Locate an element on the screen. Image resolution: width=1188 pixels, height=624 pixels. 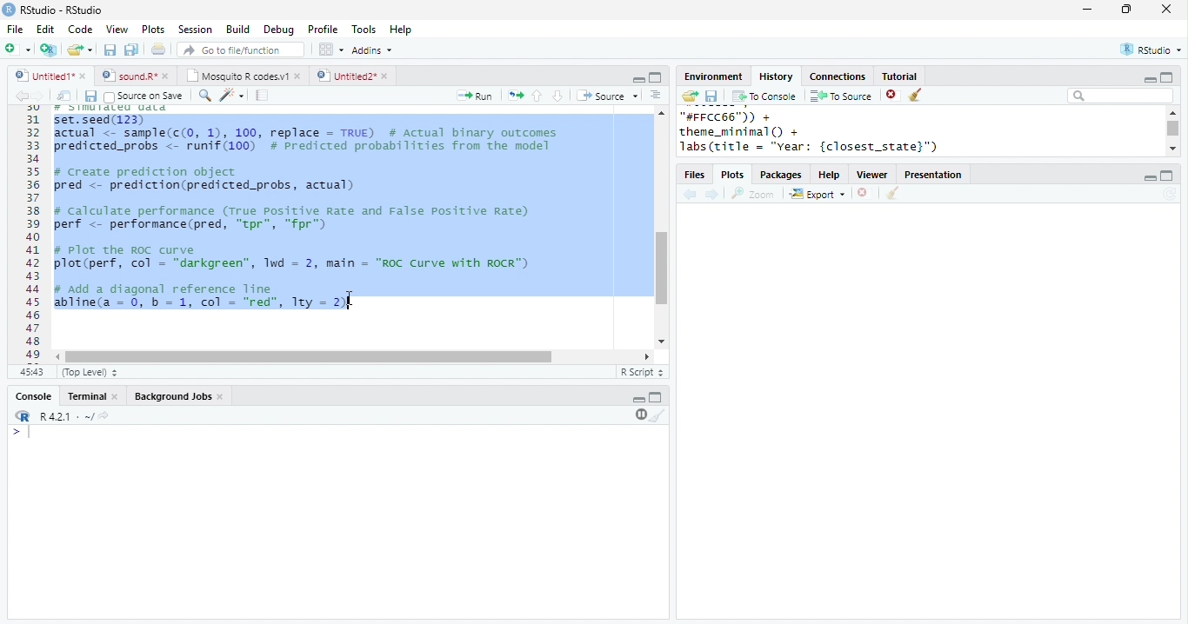
# calculate performance (True Positive Rate and False Positive Rate)
perf <- performance(pred, “tpr", “fpr") is located at coordinates (290, 218).